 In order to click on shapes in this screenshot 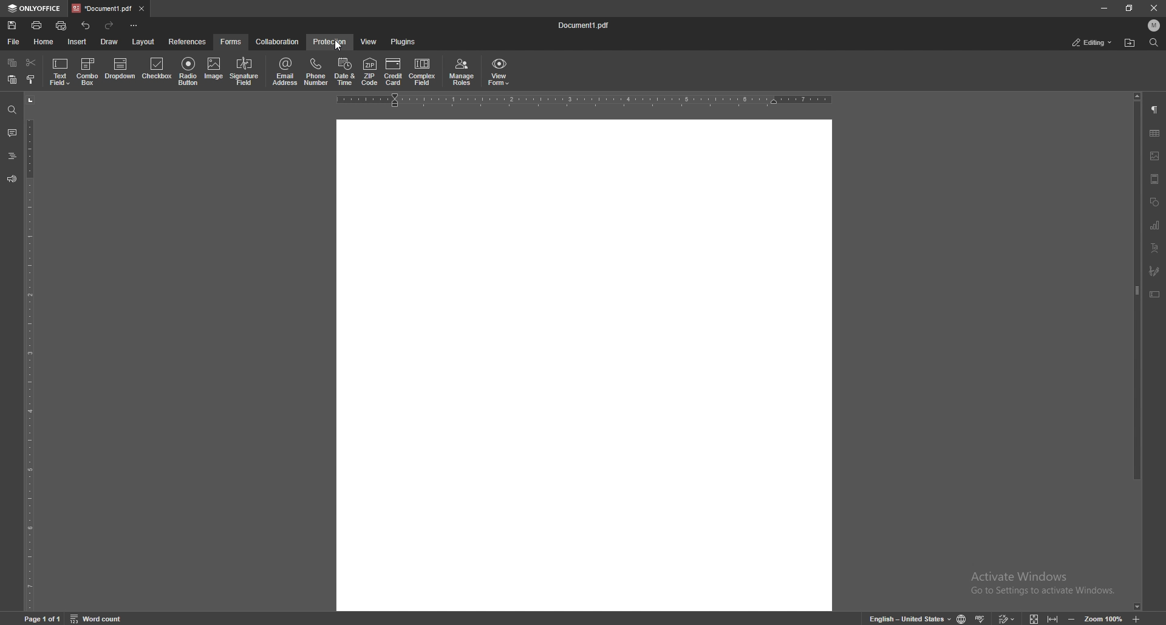, I will do `click(1154, 203)`.